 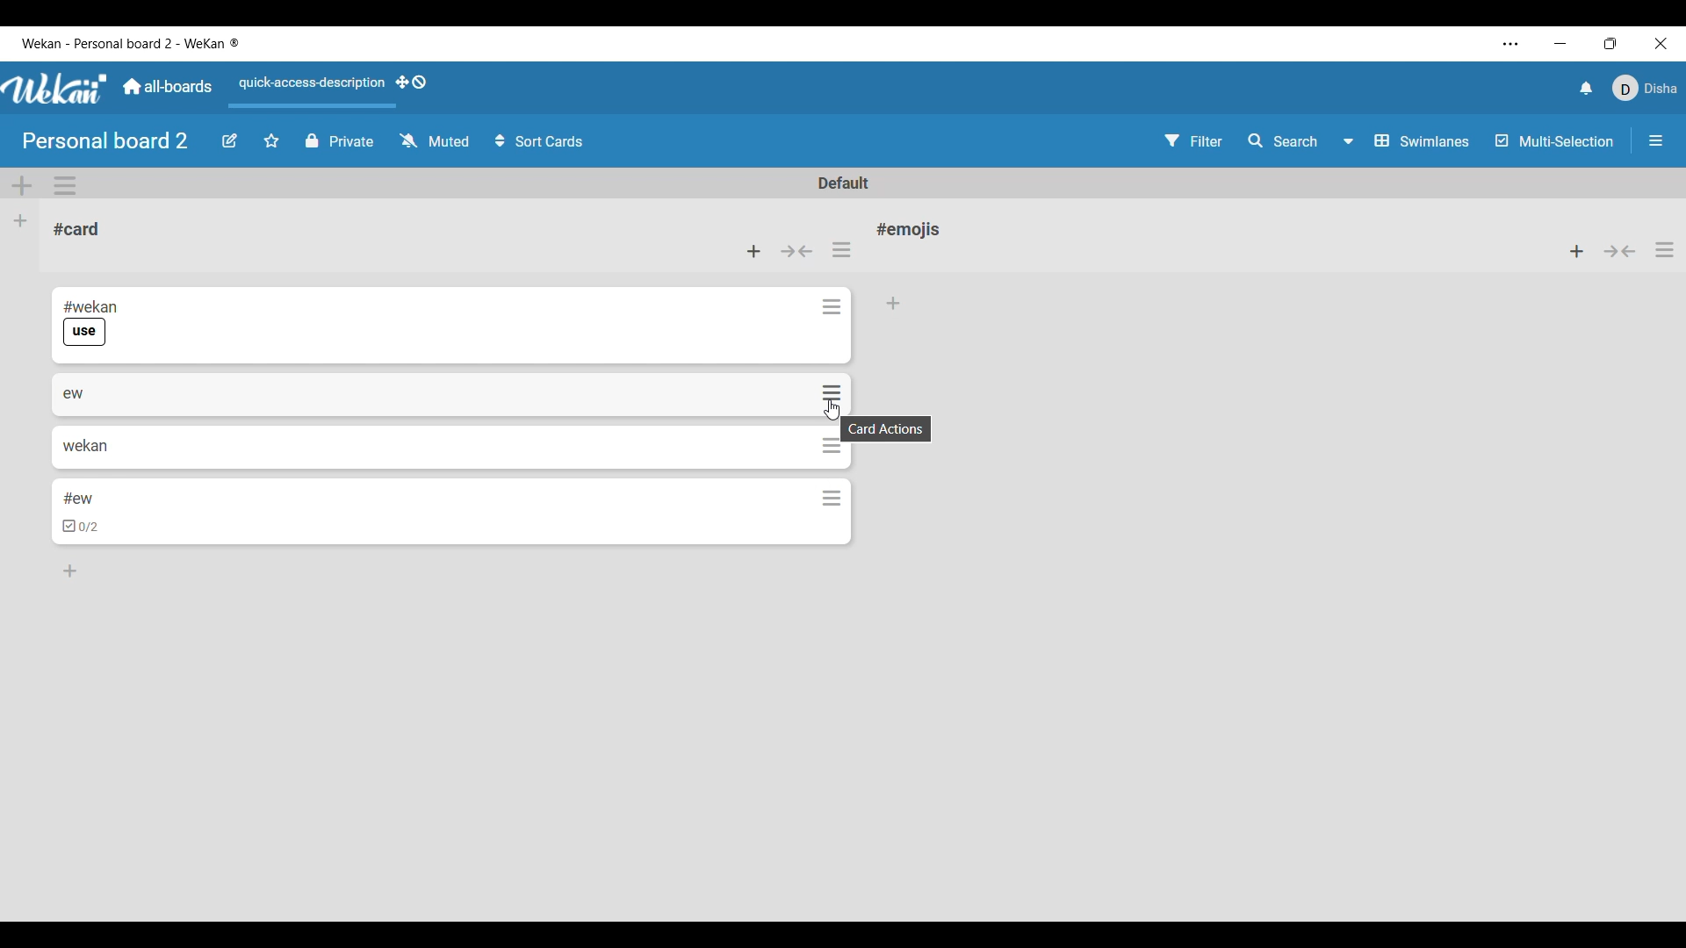 What do you see at coordinates (74, 392) in the screenshot?
I see `ew` at bounding box center [74, 392].